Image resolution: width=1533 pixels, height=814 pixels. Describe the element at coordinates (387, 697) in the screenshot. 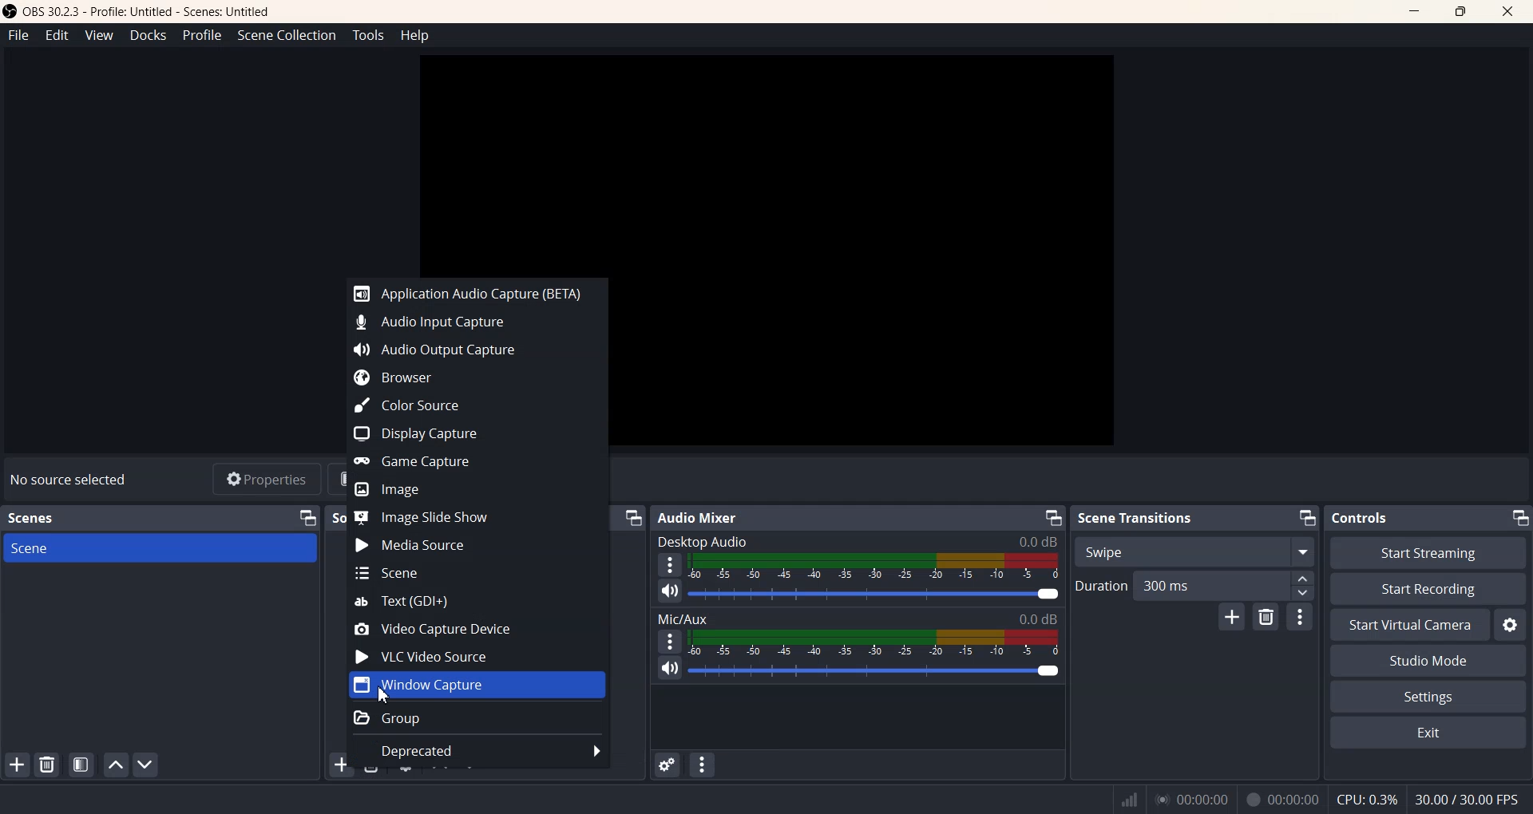

I see `Cursor` at that location.